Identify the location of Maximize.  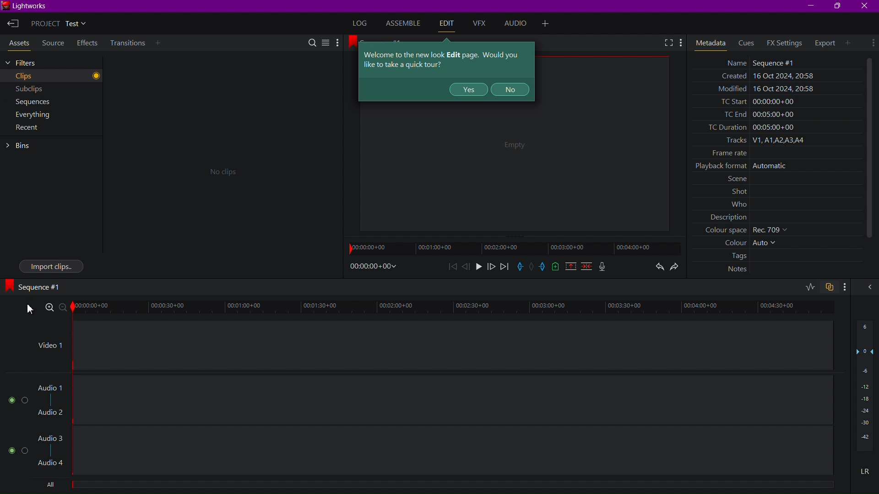
(838, 7).